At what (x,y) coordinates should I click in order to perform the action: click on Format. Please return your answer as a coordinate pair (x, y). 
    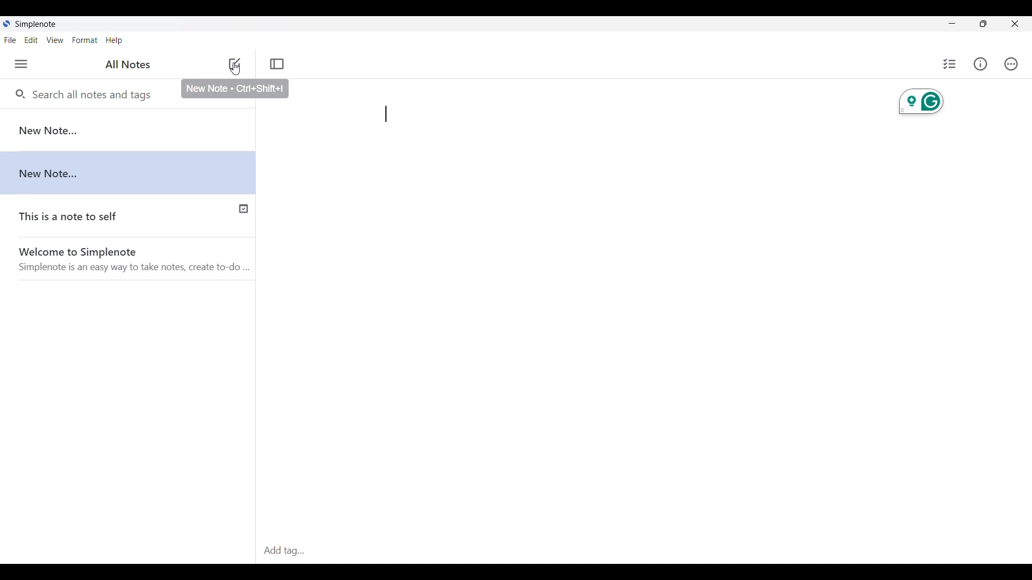
    Looking at the image, I should click on (85, 40).